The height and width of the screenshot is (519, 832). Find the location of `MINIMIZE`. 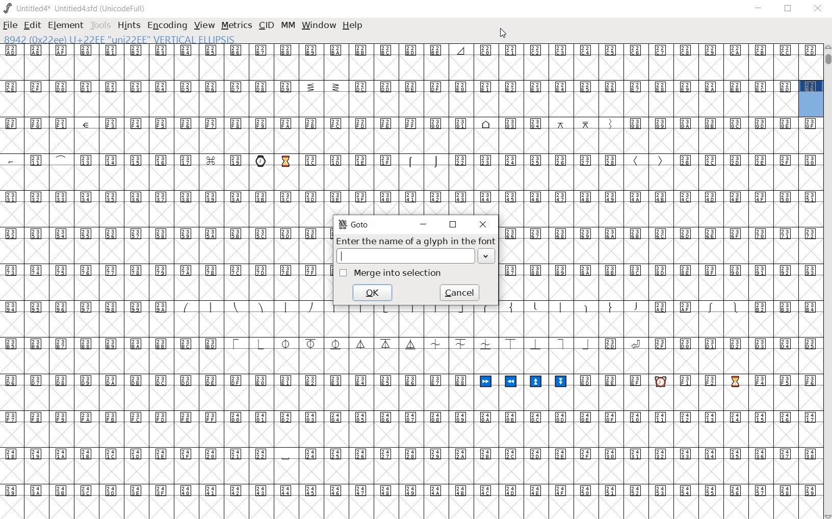

MINIMIZE is located at coordinates (760, 10).